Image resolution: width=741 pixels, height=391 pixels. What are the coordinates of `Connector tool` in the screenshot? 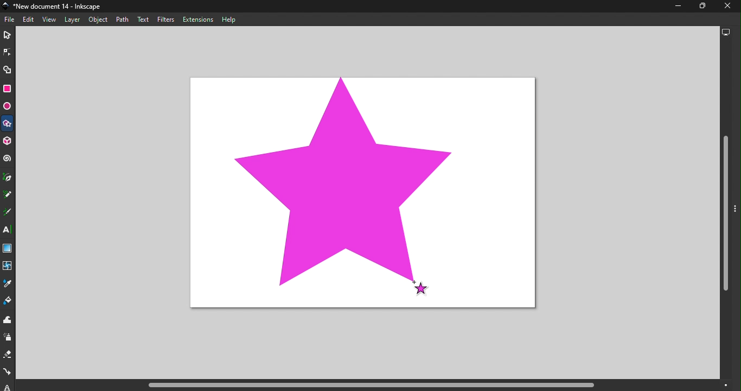 It's located at (8, 373).